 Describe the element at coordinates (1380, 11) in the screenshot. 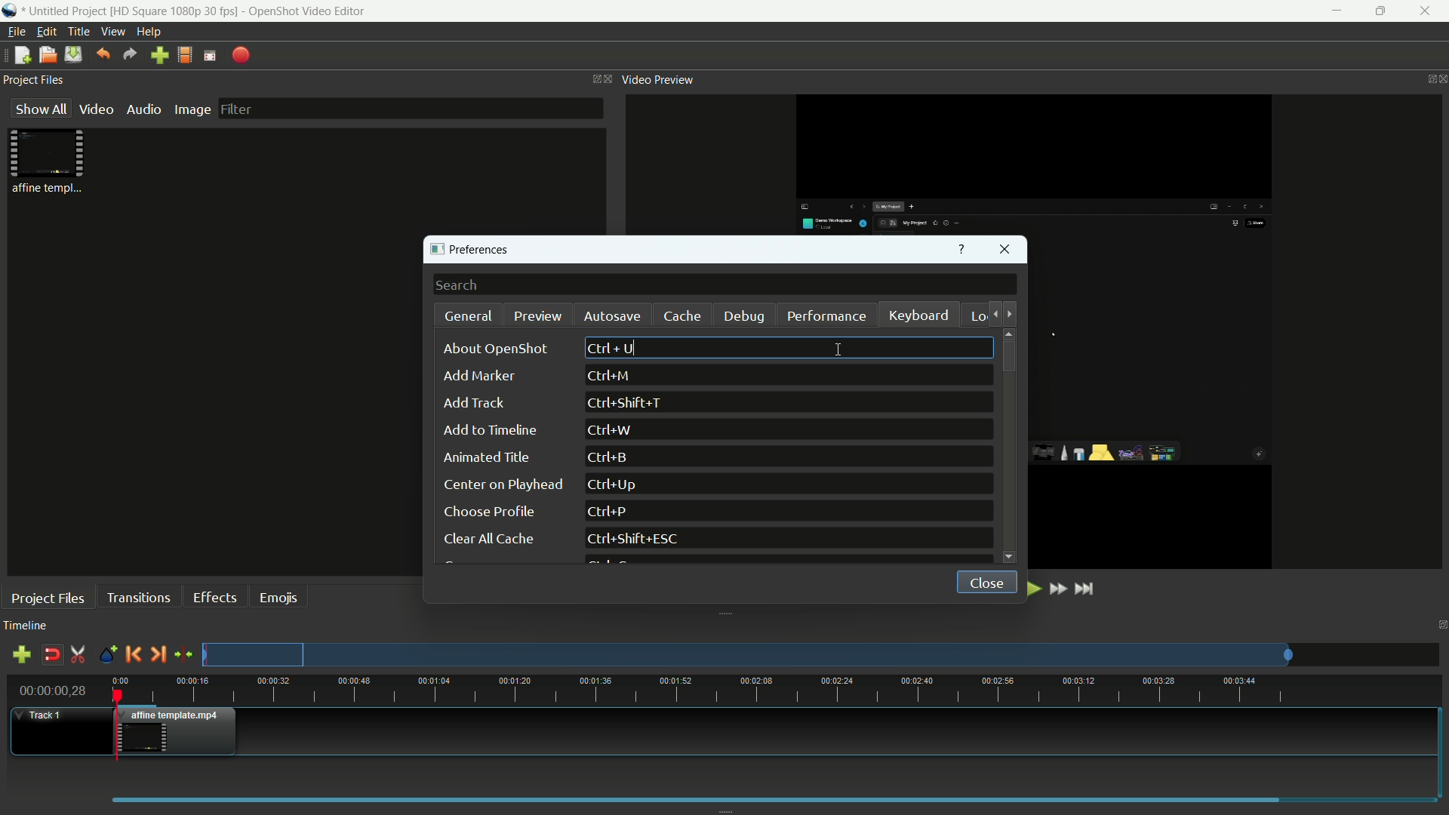

I see `maximize` at that location.